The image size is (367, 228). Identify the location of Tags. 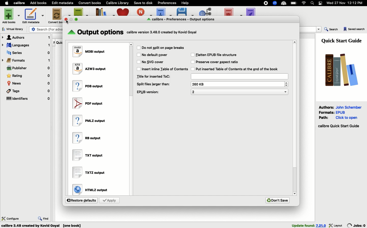
(28, 92).